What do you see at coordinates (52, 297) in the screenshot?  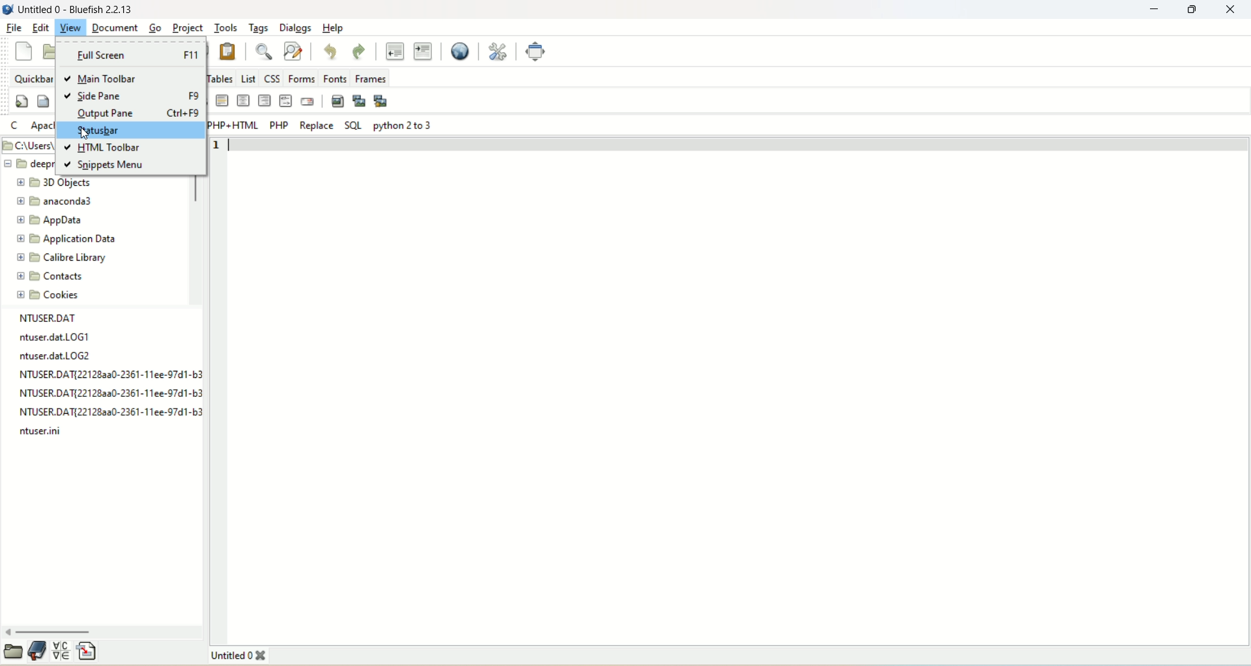 I see `cookies` at bounding box center [52, 297].